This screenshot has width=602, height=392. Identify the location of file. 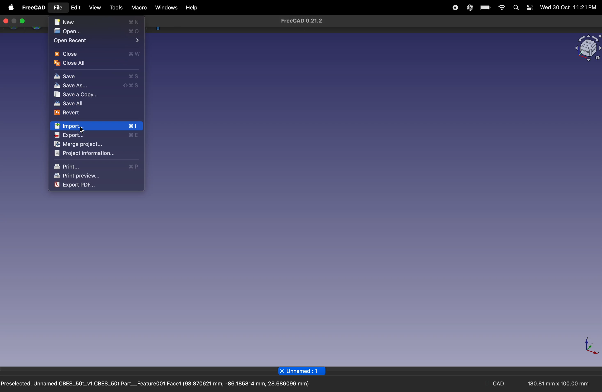
(59, 8).